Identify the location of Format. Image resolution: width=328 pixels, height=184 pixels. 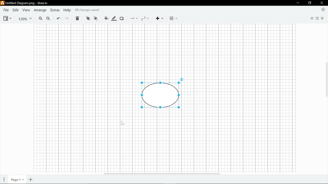
(318, 18).